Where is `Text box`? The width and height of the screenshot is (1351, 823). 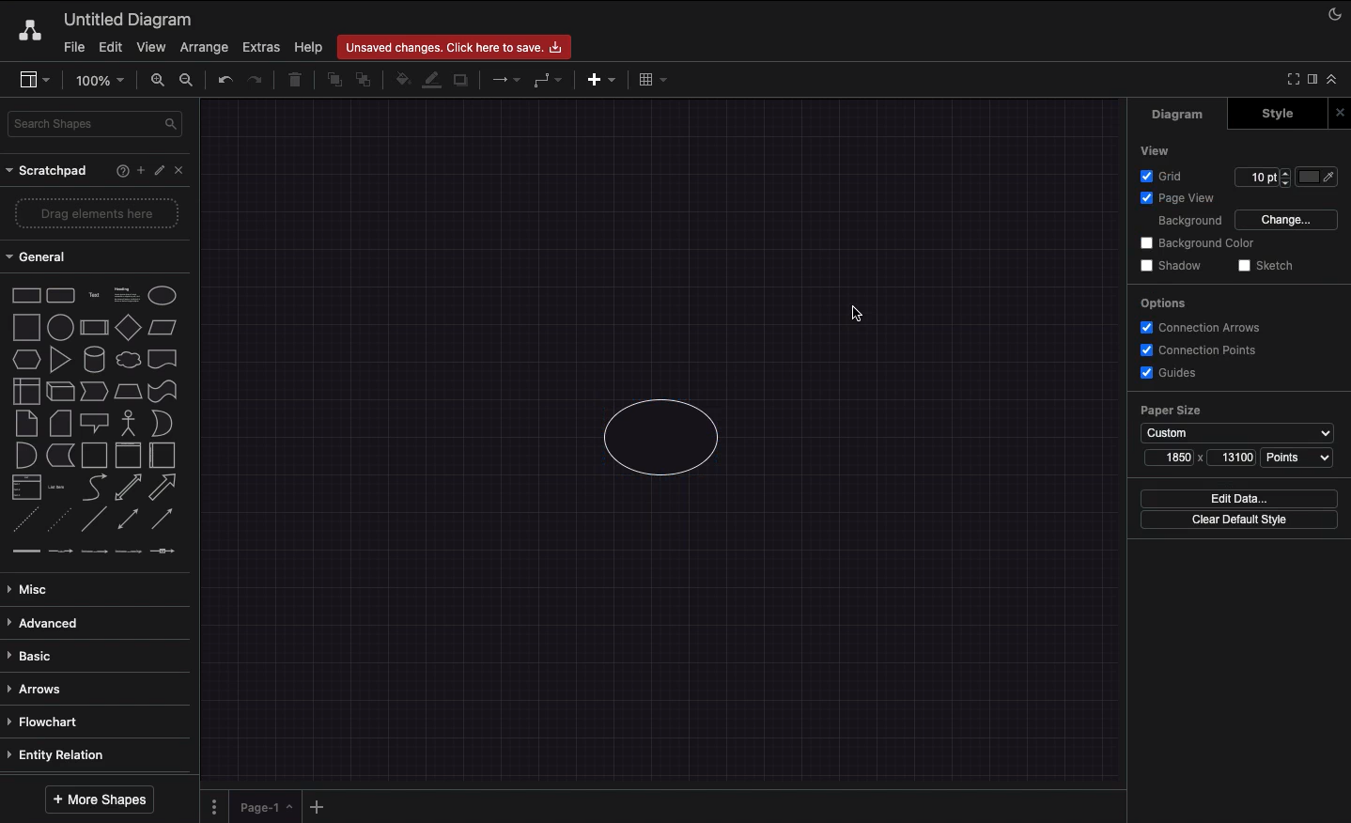
Text box is located at coordinates (125, 295).